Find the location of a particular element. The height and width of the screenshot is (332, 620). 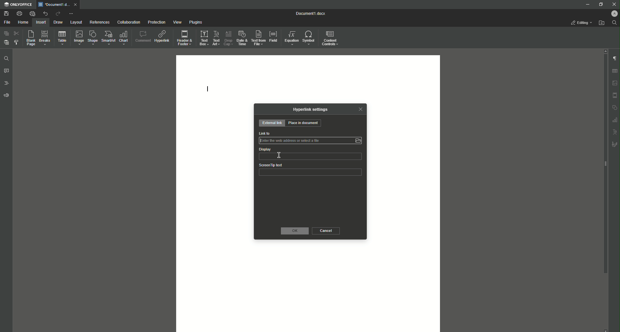

References is located at coordinates (100, 22).